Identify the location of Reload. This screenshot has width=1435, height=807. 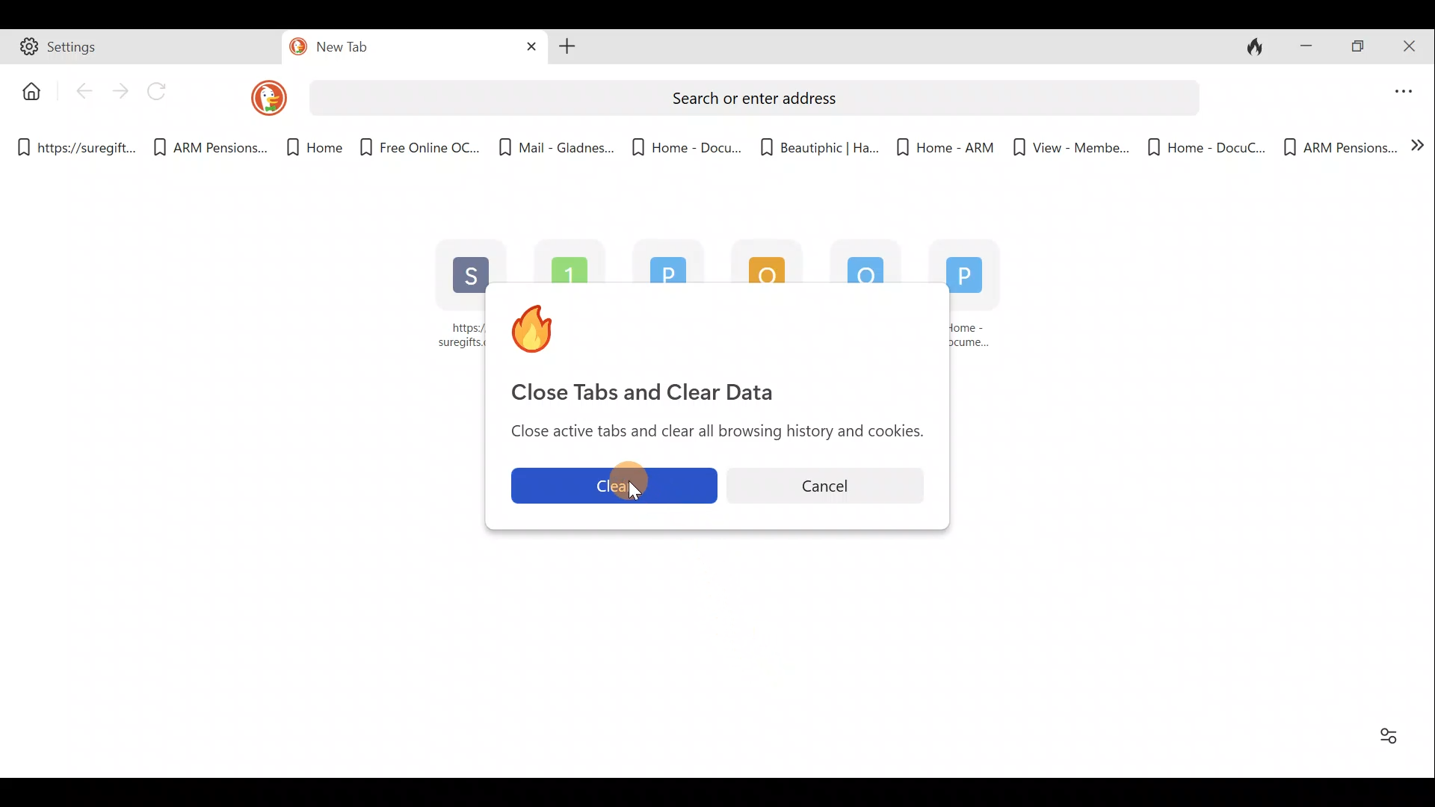
(164, 92).